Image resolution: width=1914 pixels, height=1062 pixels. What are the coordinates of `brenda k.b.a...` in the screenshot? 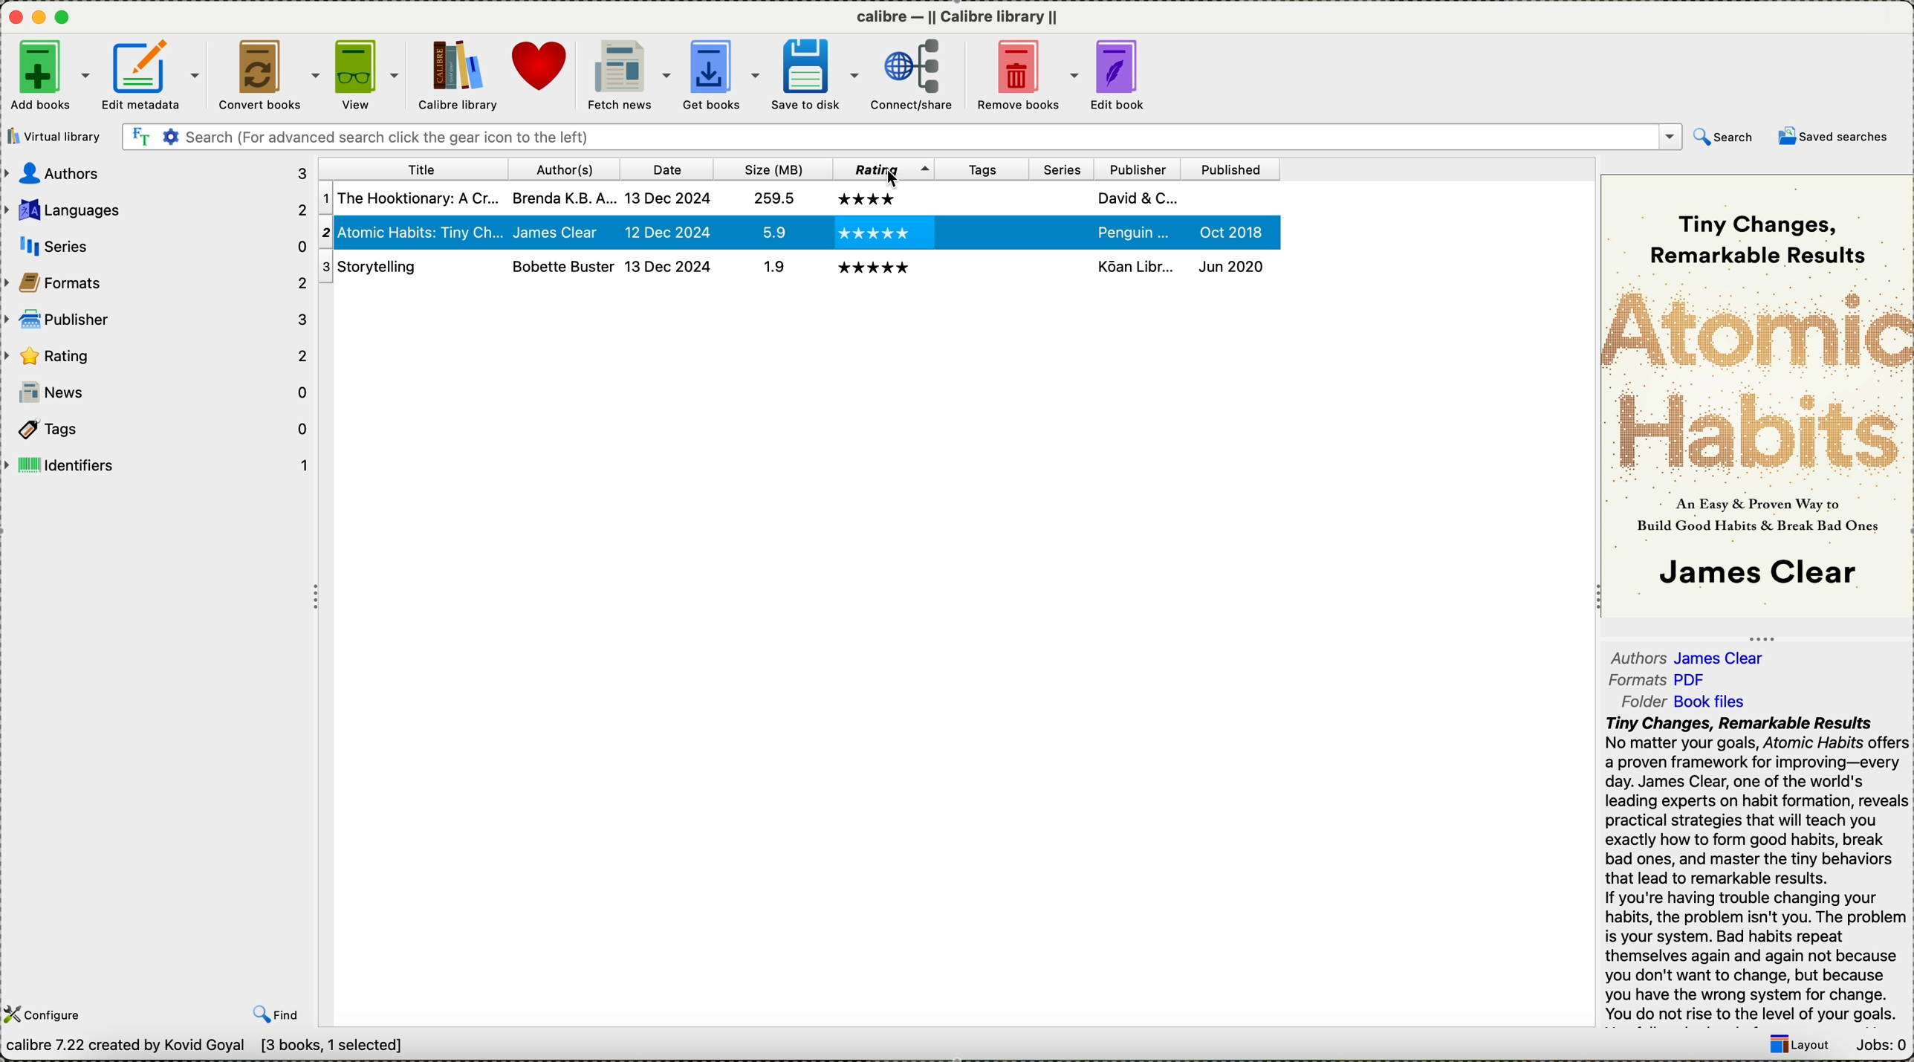 It's located at (562, 230).